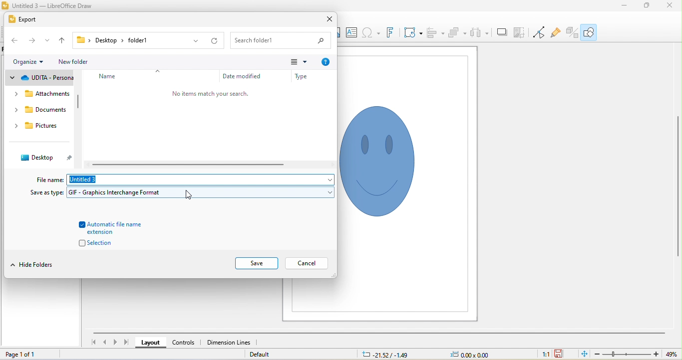  Describe the element at coordinates (303, 77) in the screenshot. I see `type` at that location.